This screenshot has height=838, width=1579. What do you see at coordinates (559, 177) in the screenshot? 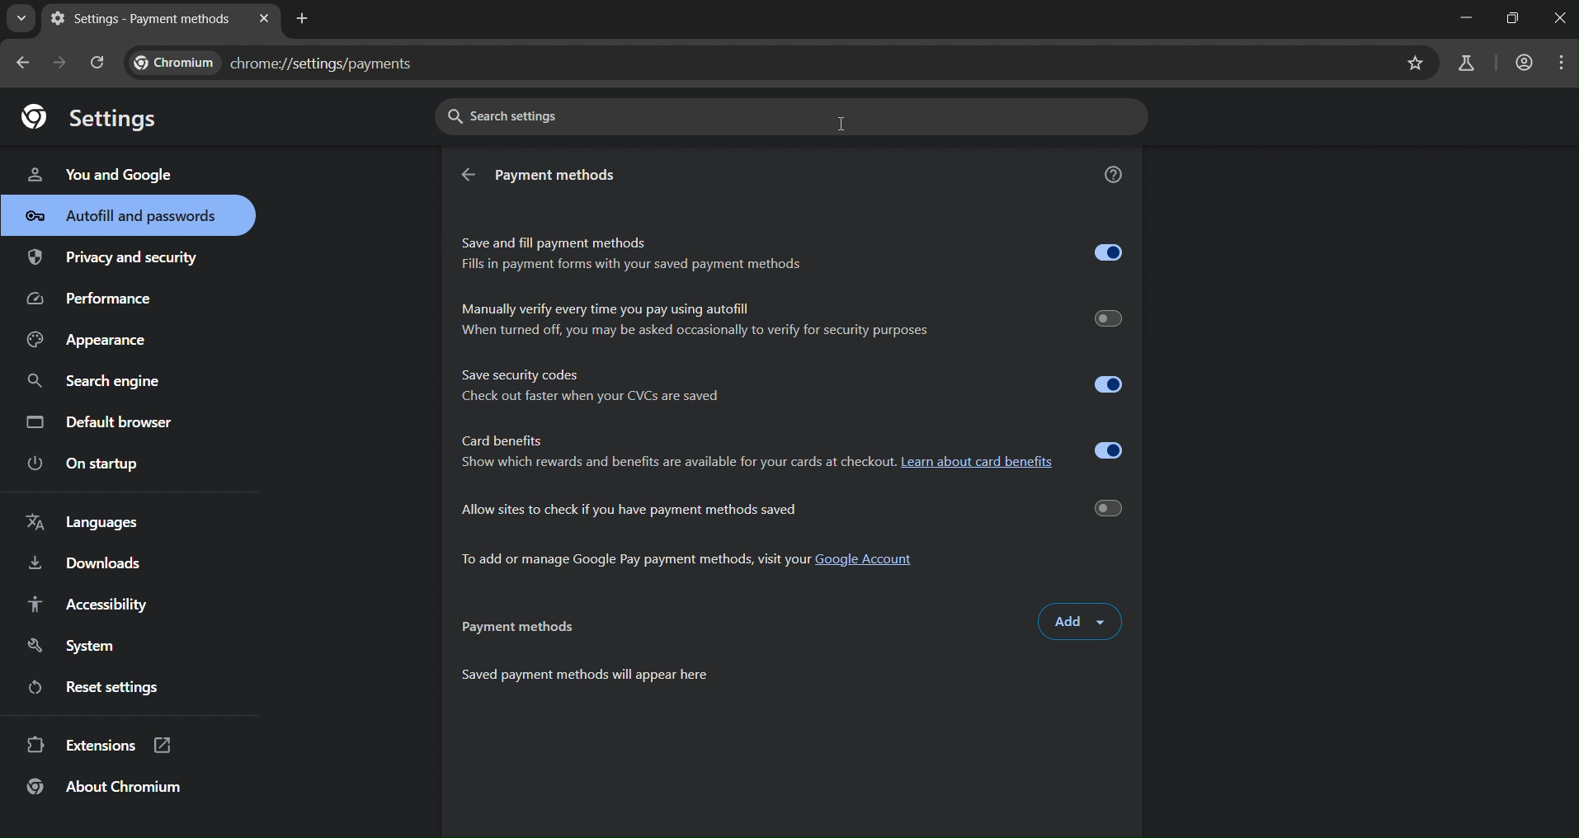
I see `payment methods` at bounding box center [559, 177].